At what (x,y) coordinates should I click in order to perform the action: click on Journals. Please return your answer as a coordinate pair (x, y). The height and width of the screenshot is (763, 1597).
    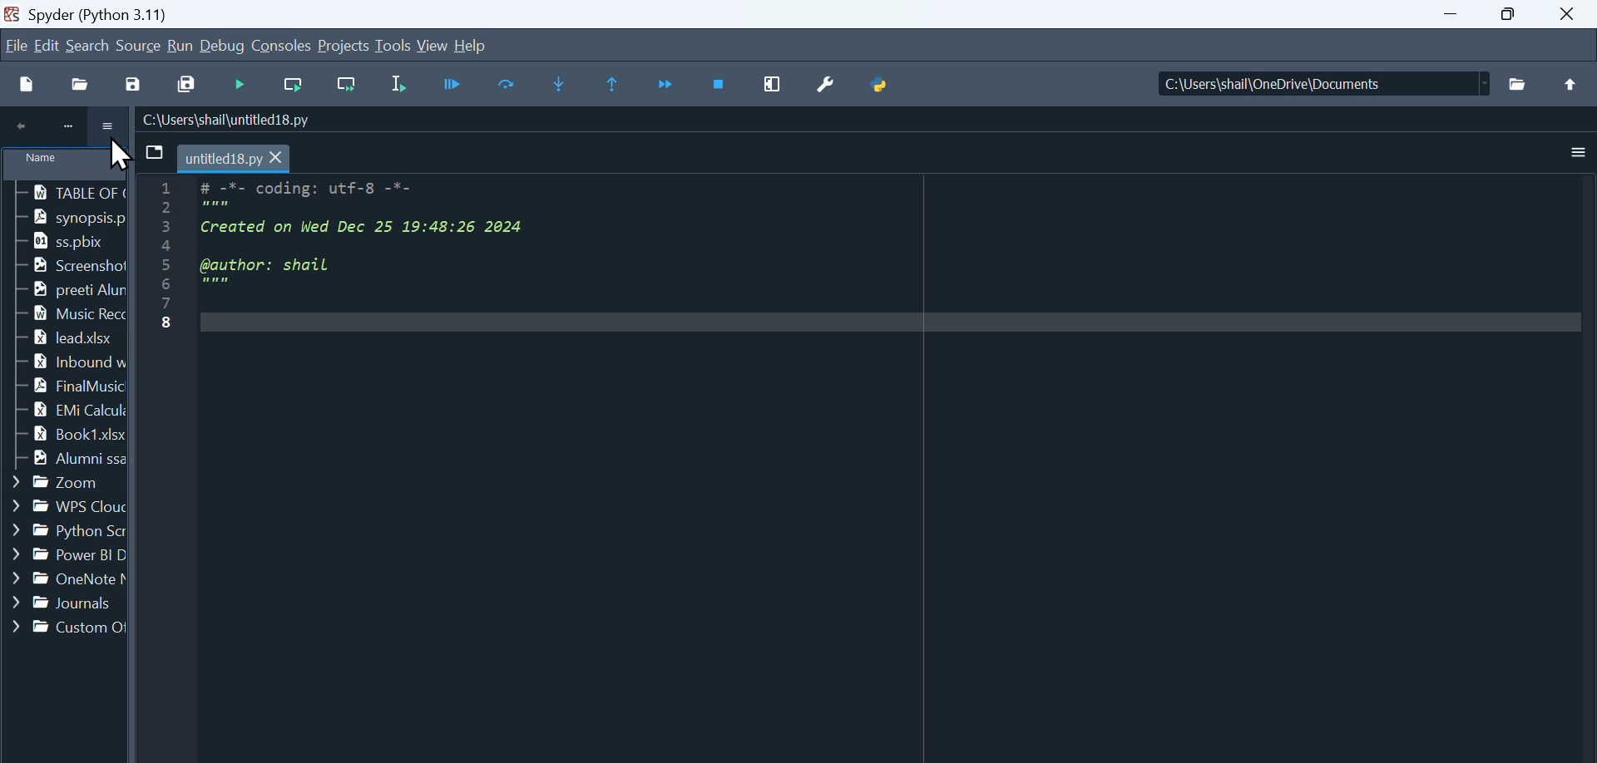
    Looking at the image, I should click on (63, 603).